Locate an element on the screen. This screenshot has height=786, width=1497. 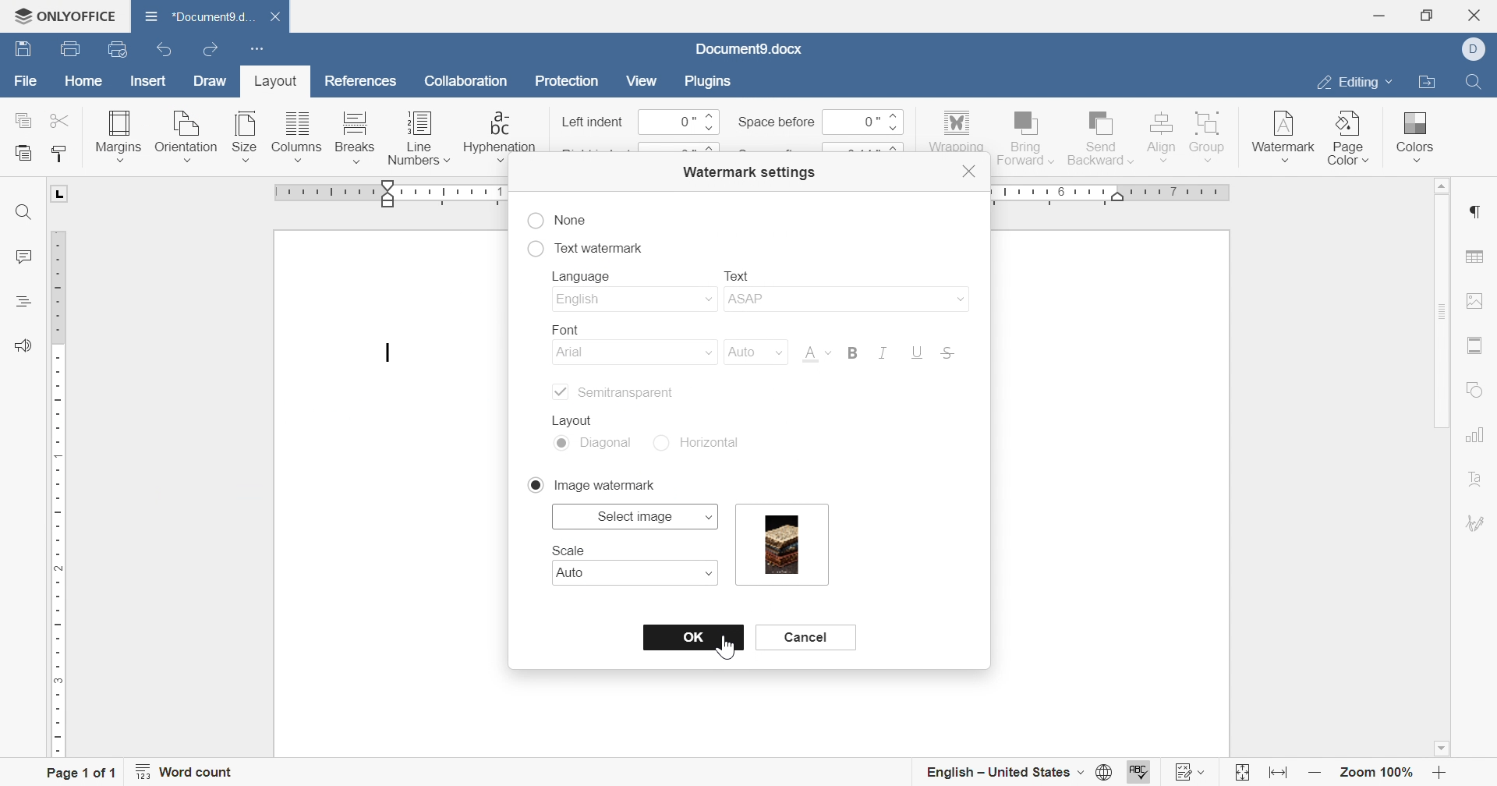
table settings is located at coordinates (1474, 258).